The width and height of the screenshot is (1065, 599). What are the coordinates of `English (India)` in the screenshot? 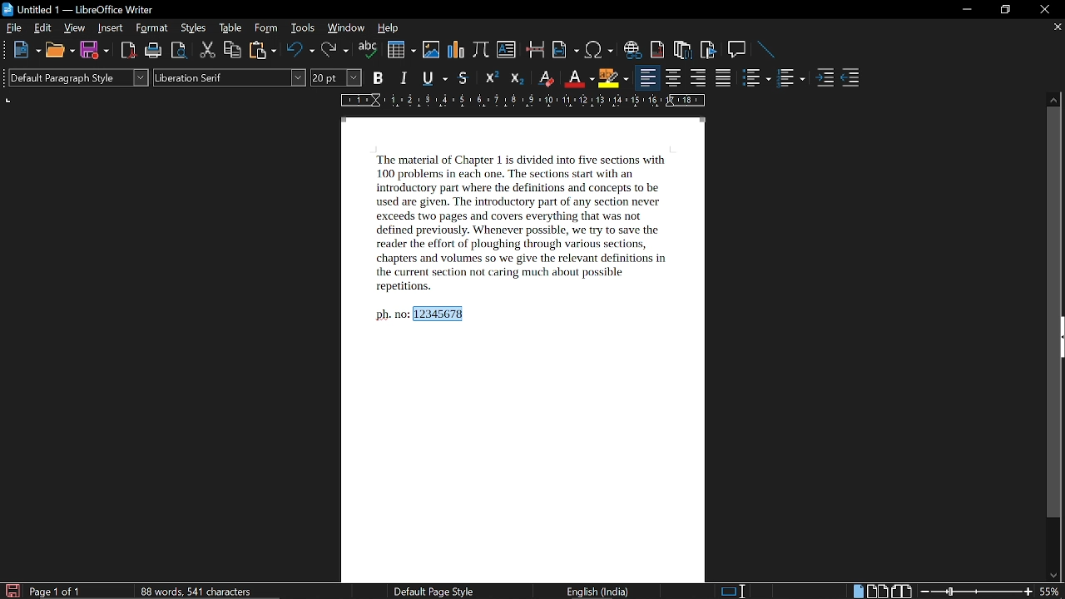 It's located at (600, 592).